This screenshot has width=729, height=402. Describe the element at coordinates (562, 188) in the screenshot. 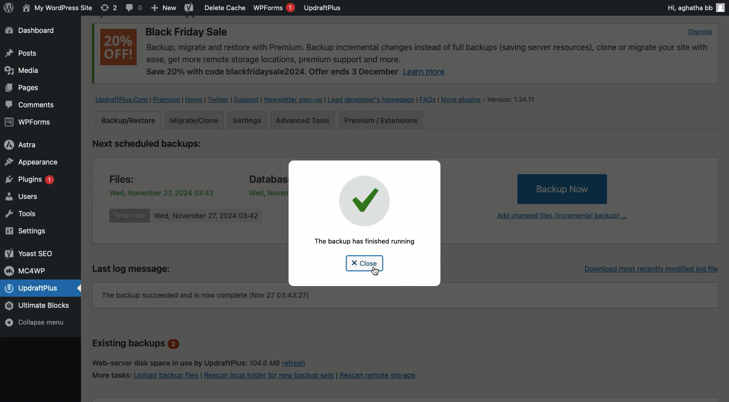

I see `Backup Now` at that location.